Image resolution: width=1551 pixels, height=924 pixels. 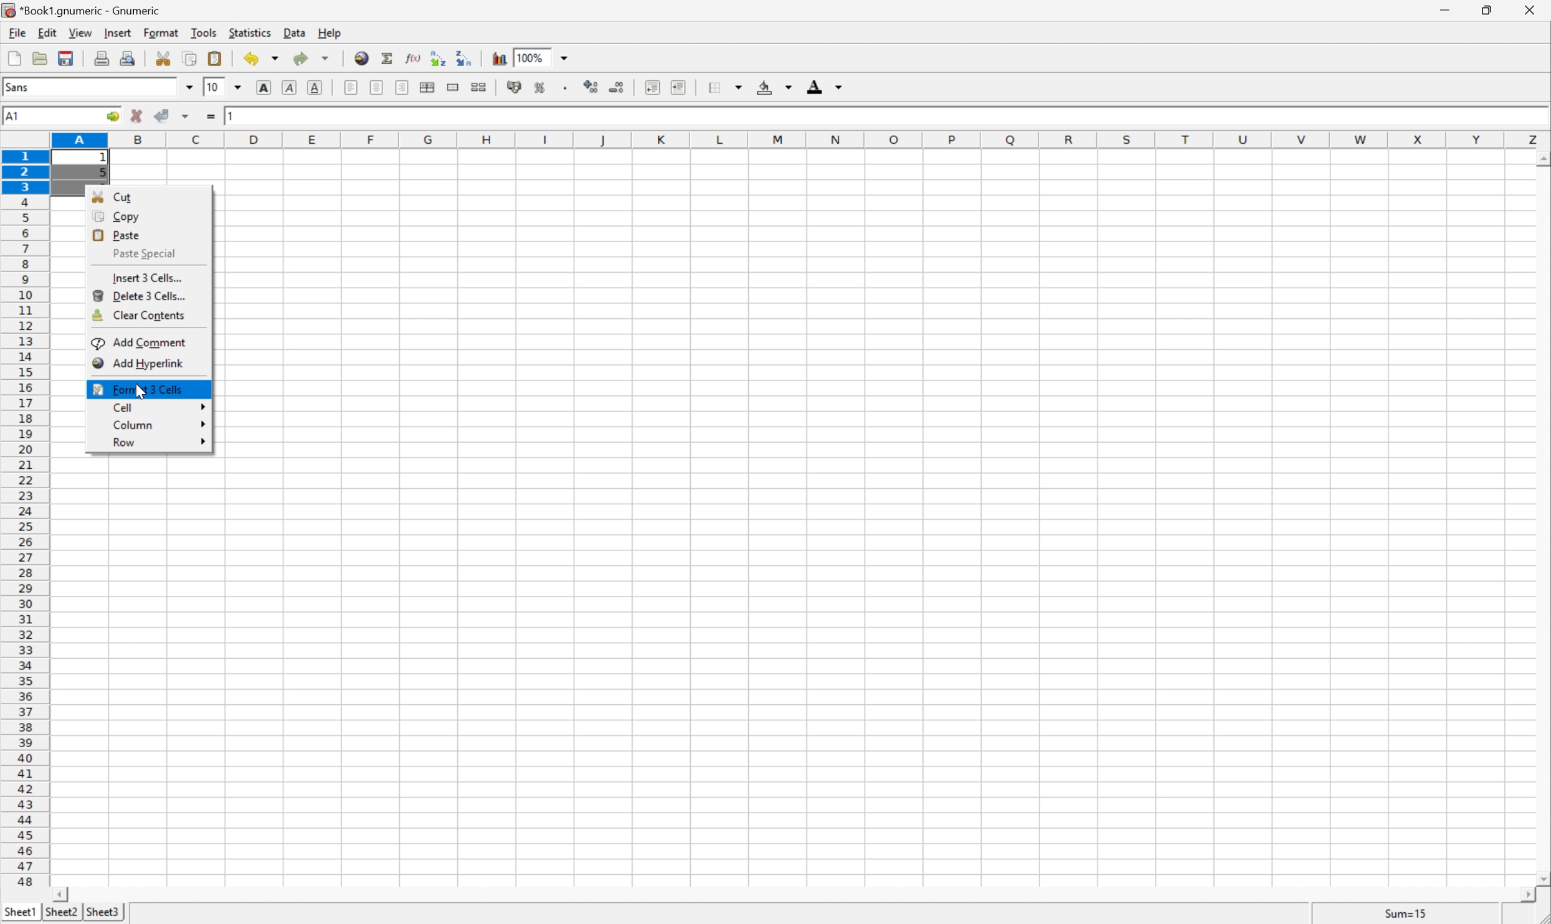 What do you see at coordinates (113, 196) in the screenshot?
I see `cut` at bounding box center [113, 196].